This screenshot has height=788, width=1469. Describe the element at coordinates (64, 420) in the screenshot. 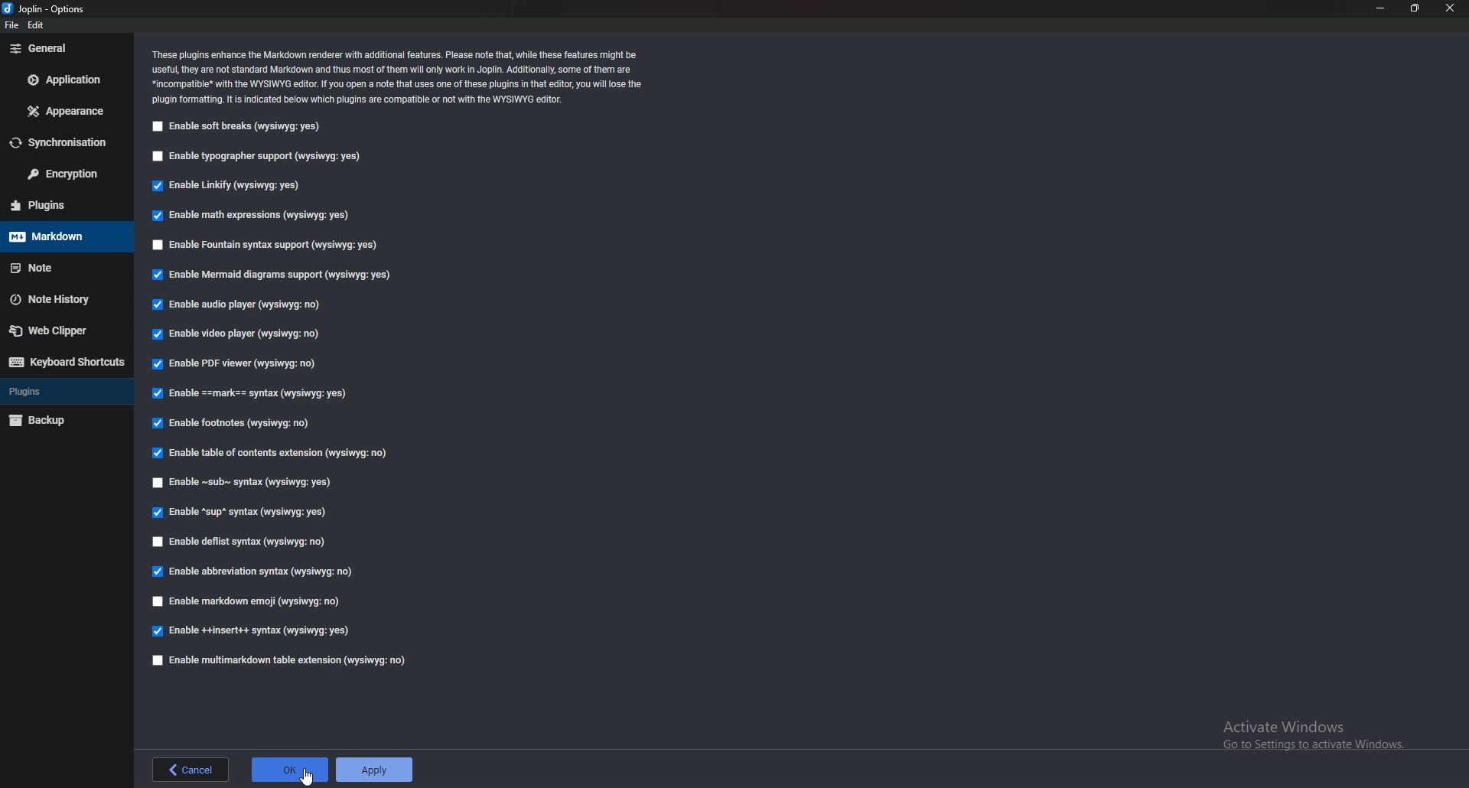

I see `backup` at that location.